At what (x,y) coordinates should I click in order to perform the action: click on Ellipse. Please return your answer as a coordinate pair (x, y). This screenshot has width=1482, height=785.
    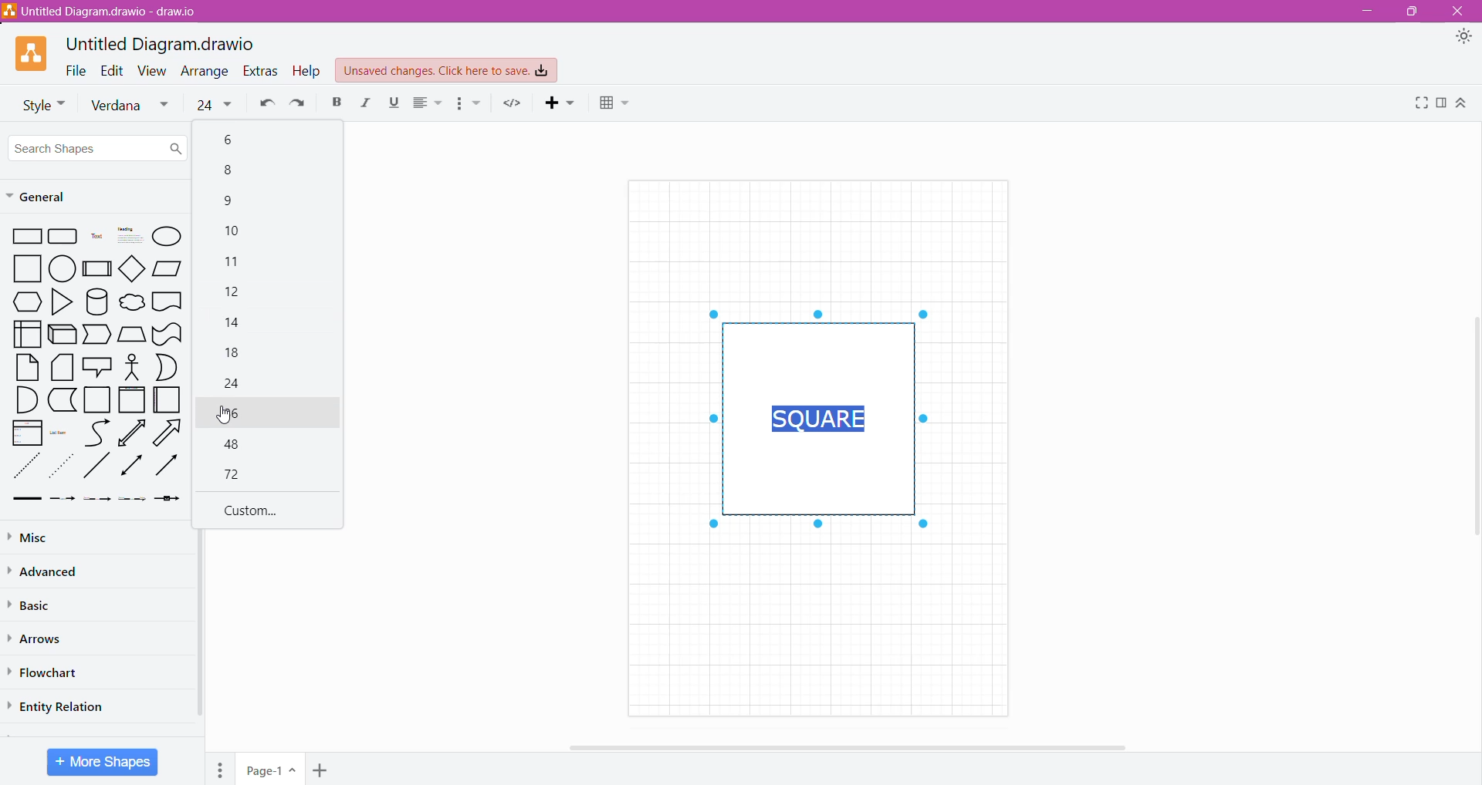
    Looking at the image, I should click on (168, 237).